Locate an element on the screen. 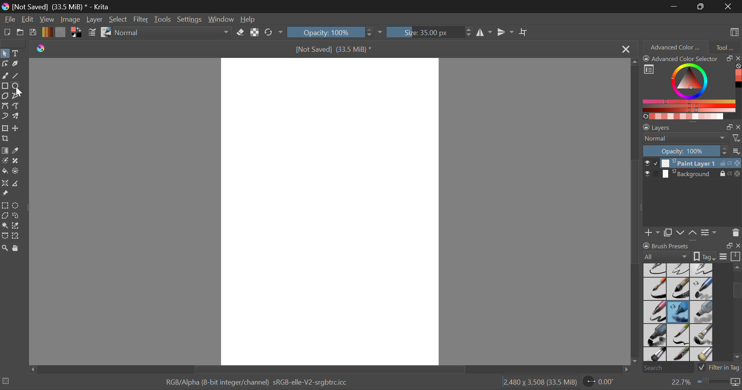 Image resolution: width=742 pixels, height=390 pixels. Copy is located at coordinates (669, 231).